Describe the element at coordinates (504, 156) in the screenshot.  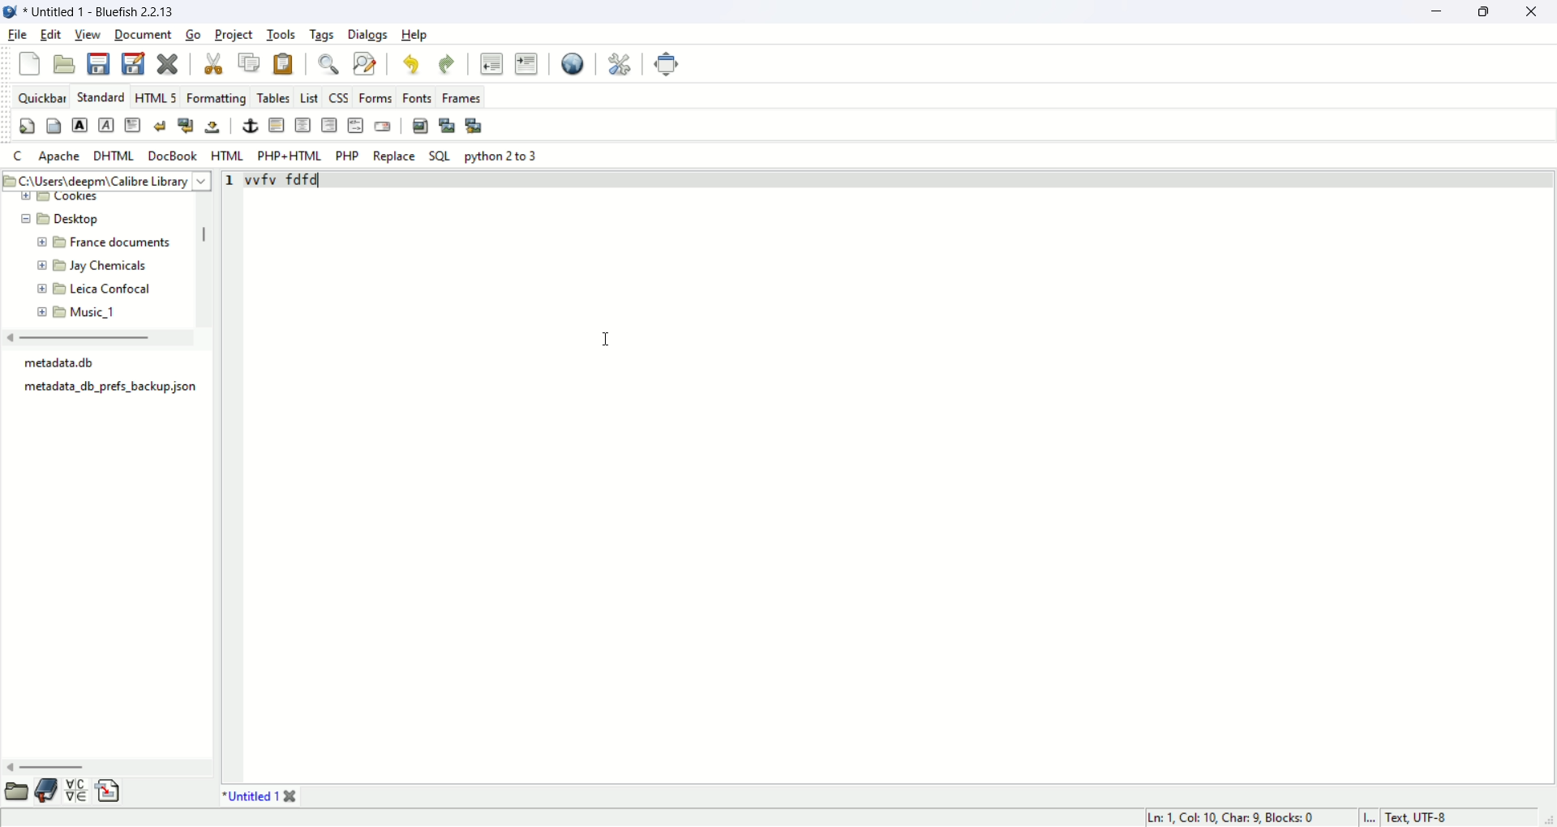
I see `python 2 to` at that location.